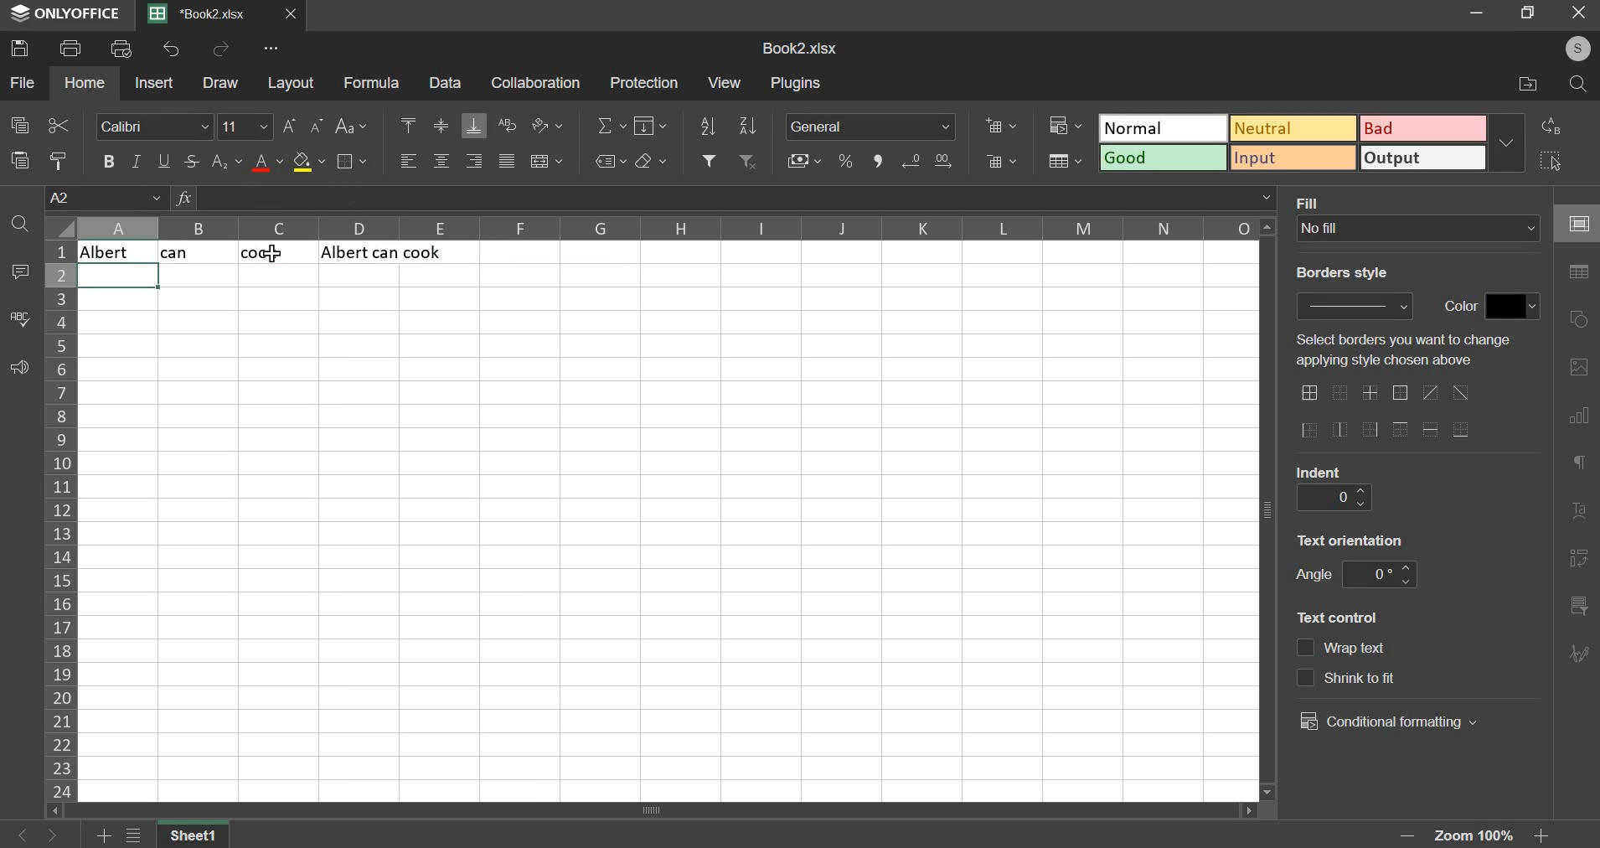 This screenshot has width=1600, height=848. What do you see at coordinates (165, 161) in the screenshot?
I see `underline` at bounding box center [165, 161].